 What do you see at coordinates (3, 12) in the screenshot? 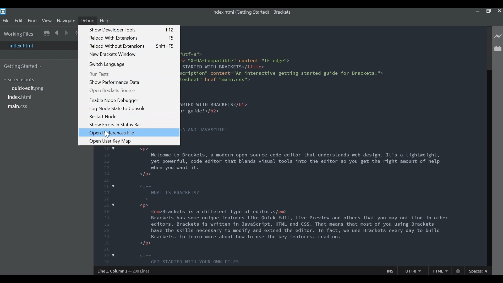
I see `Brackets Desktop icon` at bounding box center [3, 12].